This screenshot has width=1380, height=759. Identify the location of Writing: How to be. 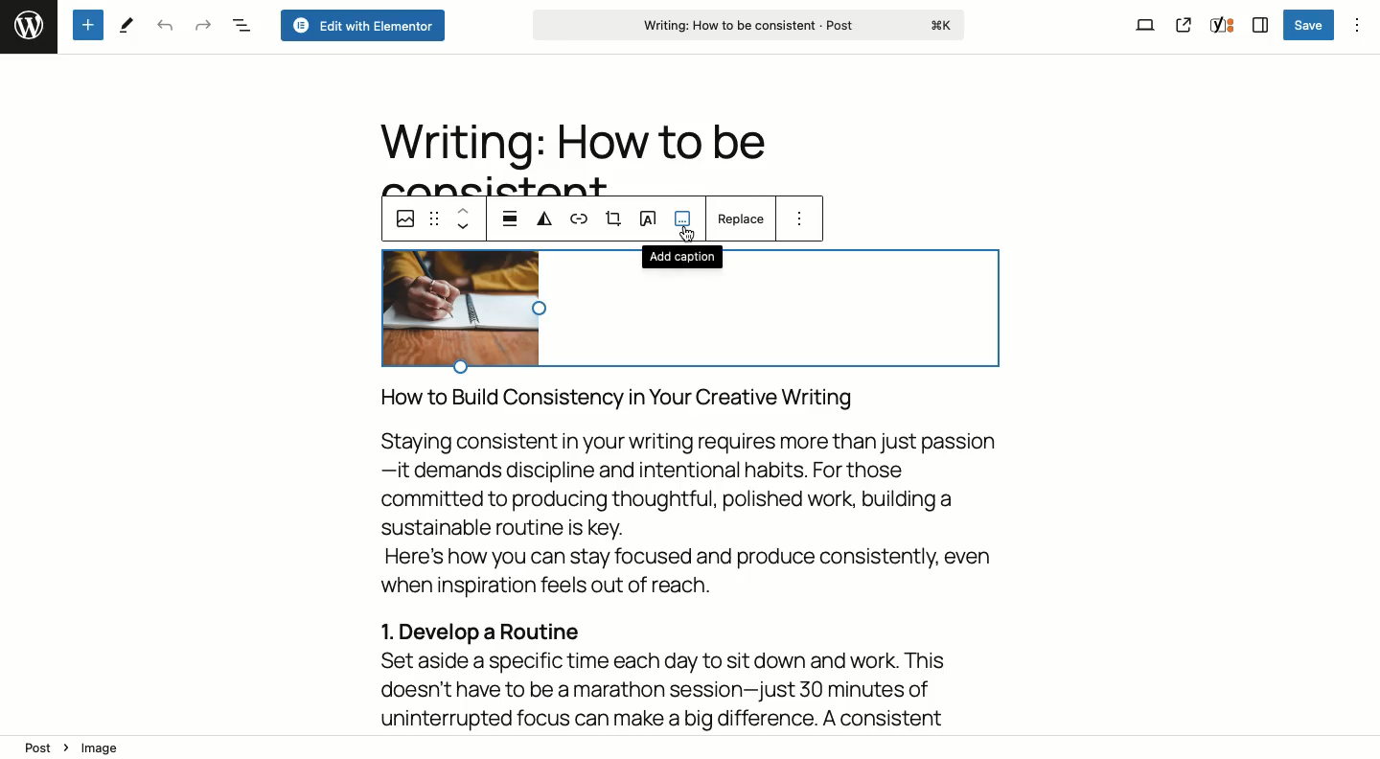
(570, 143).